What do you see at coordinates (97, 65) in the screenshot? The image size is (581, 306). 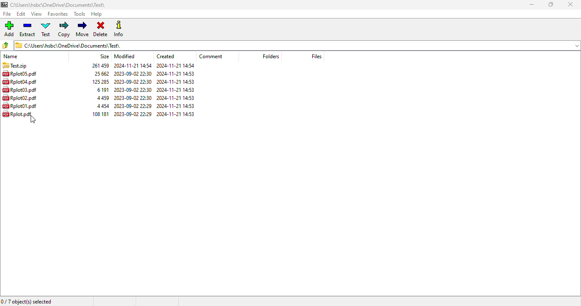 I see `26145` at bounding box center [97, 65].